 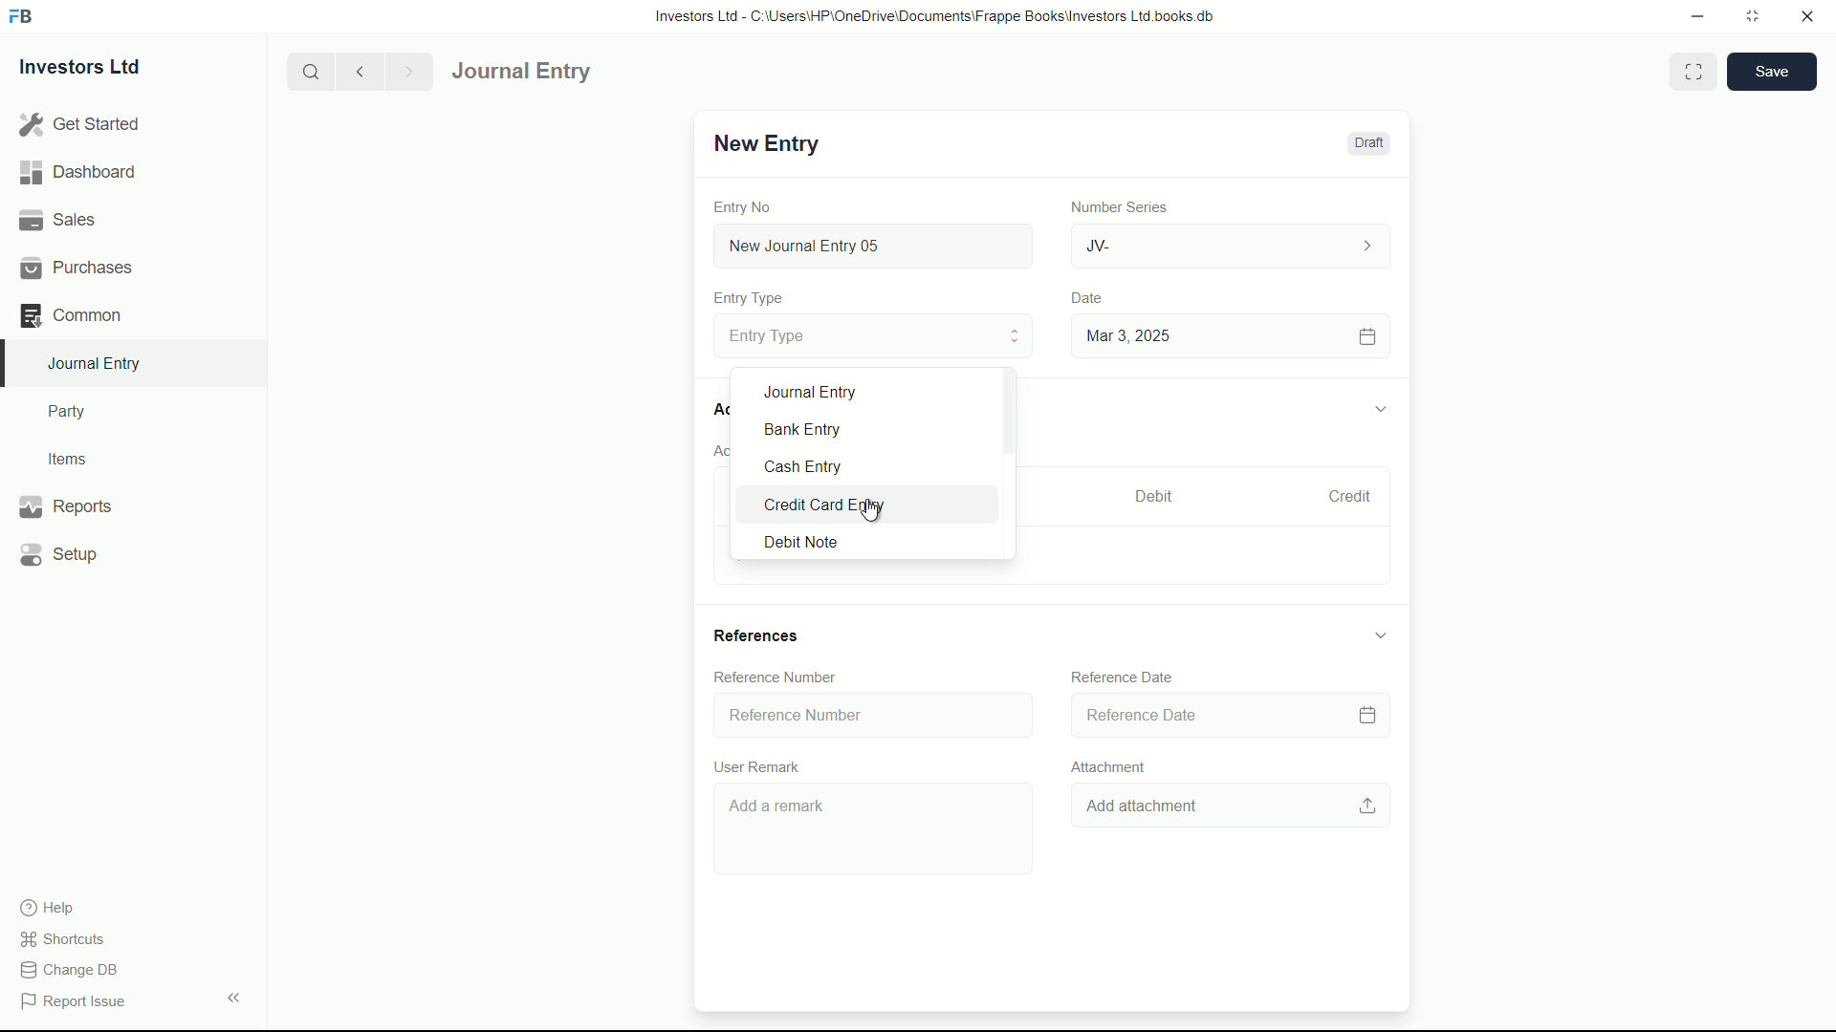 I want to click on Credit Card Entry, so click(x=832, y=505).